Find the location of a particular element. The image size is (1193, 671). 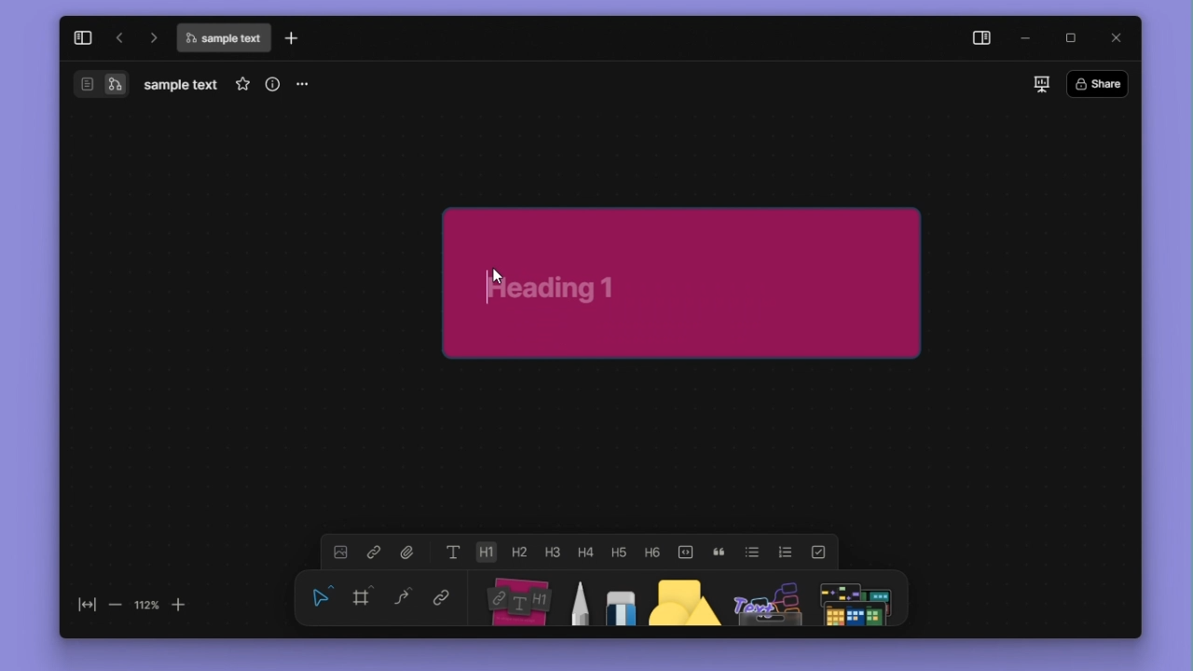

Heading 1 is located at coordinates (486, 552).